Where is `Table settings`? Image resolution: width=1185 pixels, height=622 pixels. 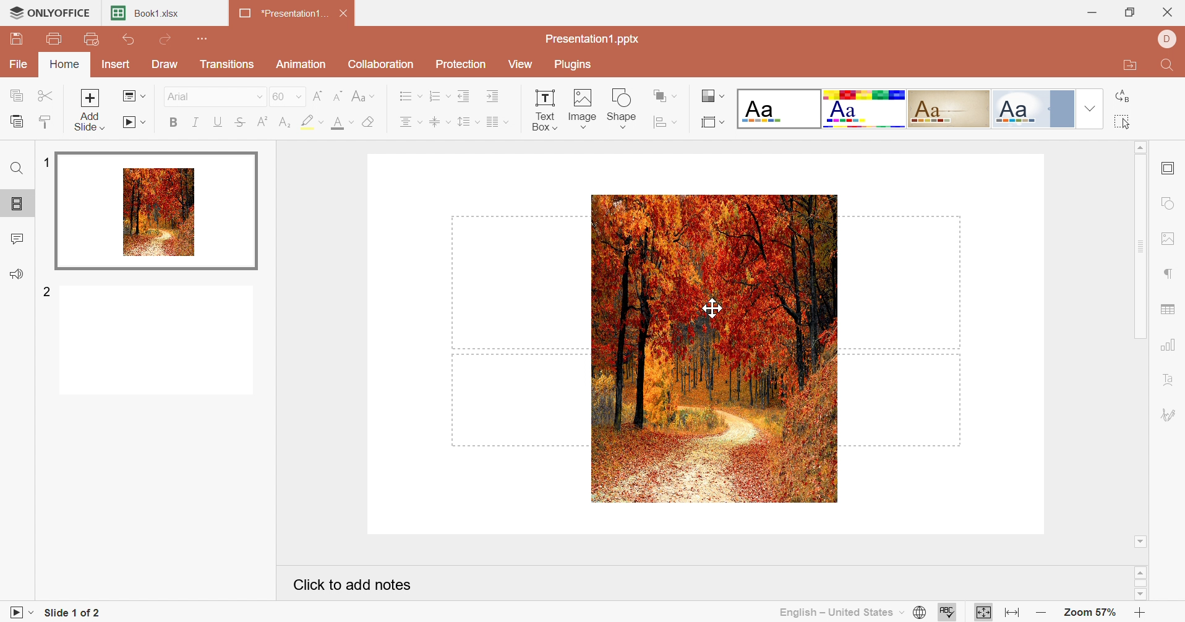
Table settings is located at coordinates (1168, 309).